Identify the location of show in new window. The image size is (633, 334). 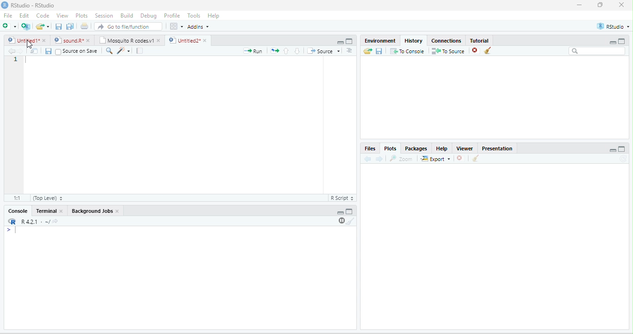
(35, 51).